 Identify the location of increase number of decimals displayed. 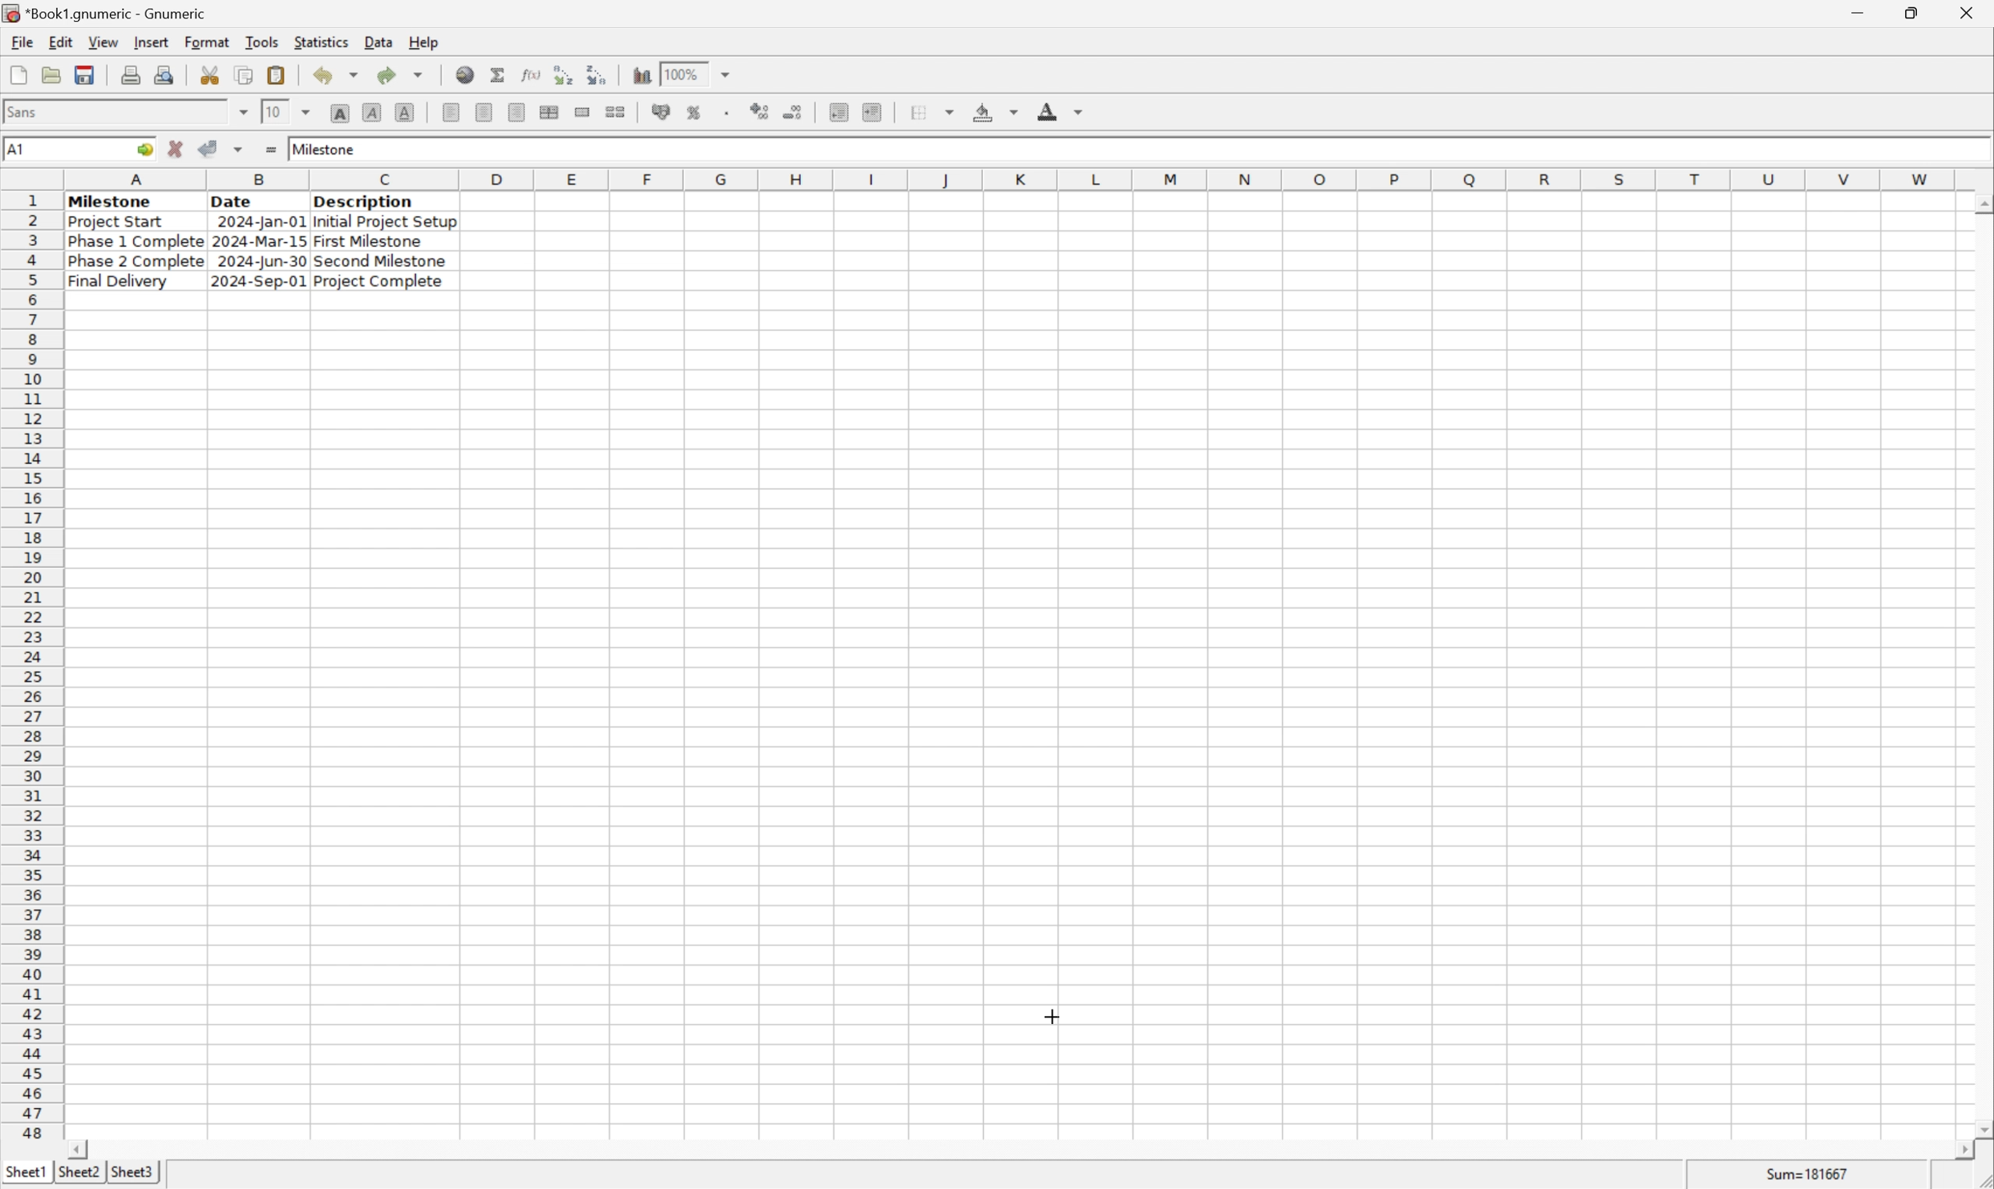
(762, 112).